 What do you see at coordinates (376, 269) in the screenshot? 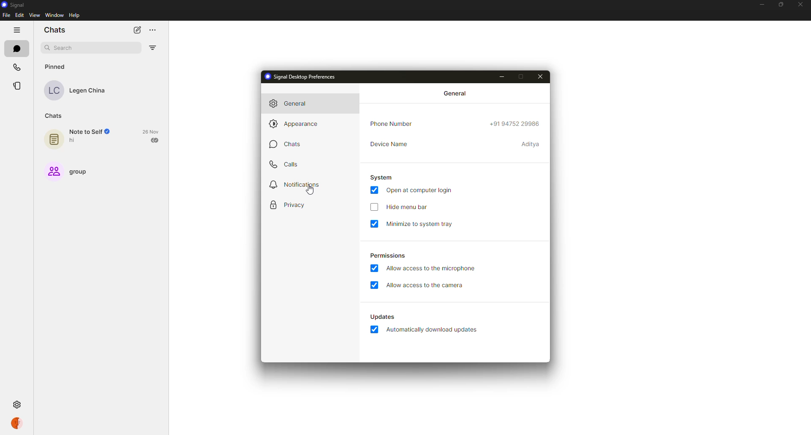
I see `enabled` at bounding box center [376, 269].